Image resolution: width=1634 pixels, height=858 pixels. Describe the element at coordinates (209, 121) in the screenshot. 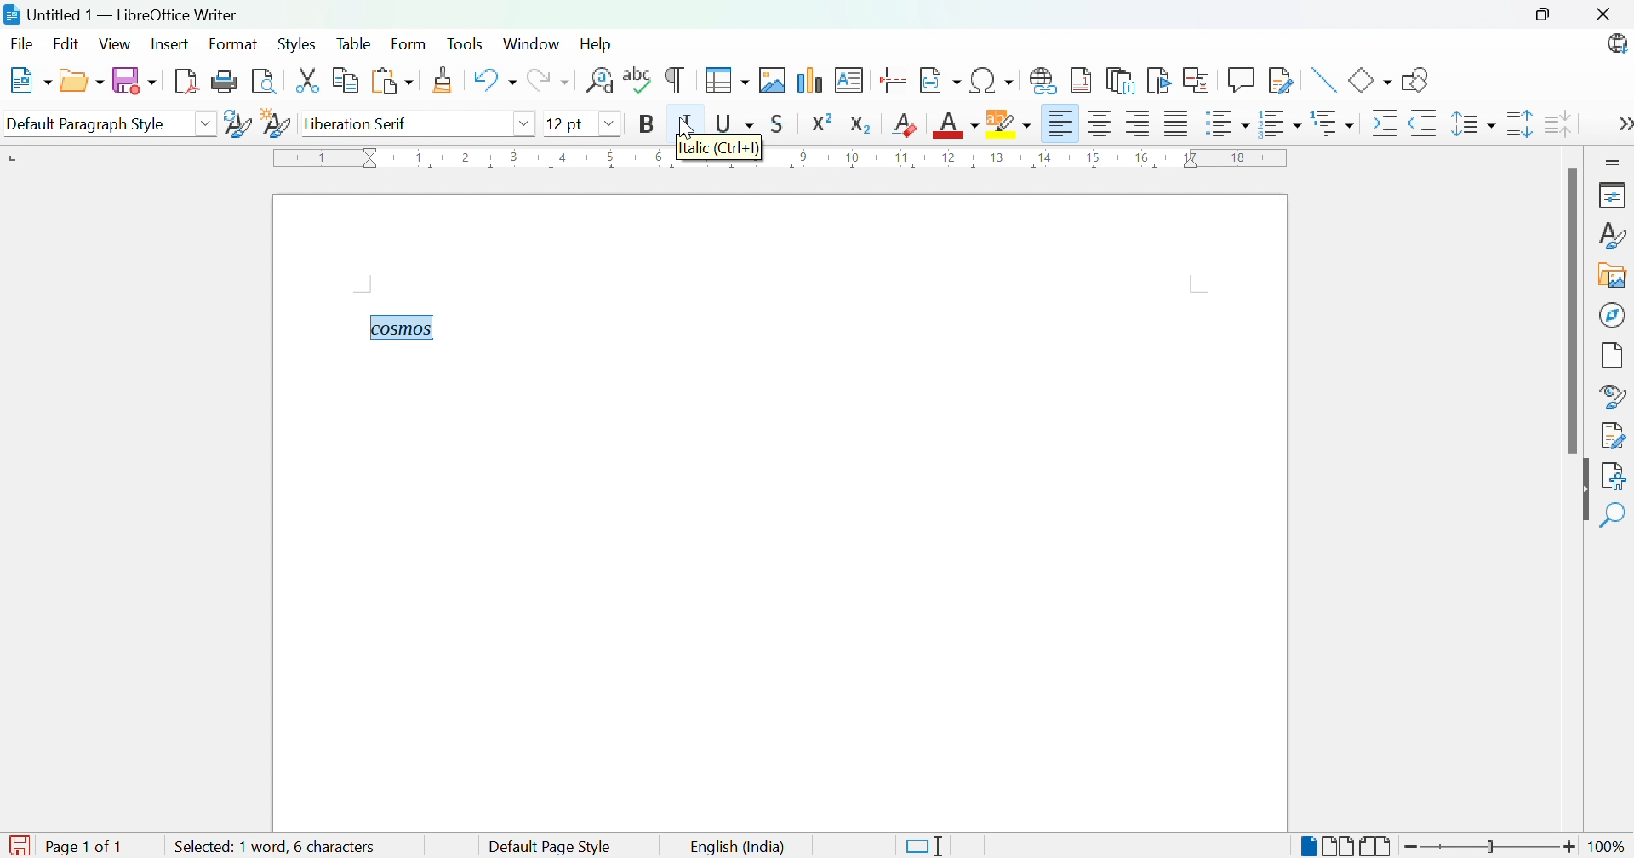

I see `Drop down` at that location.